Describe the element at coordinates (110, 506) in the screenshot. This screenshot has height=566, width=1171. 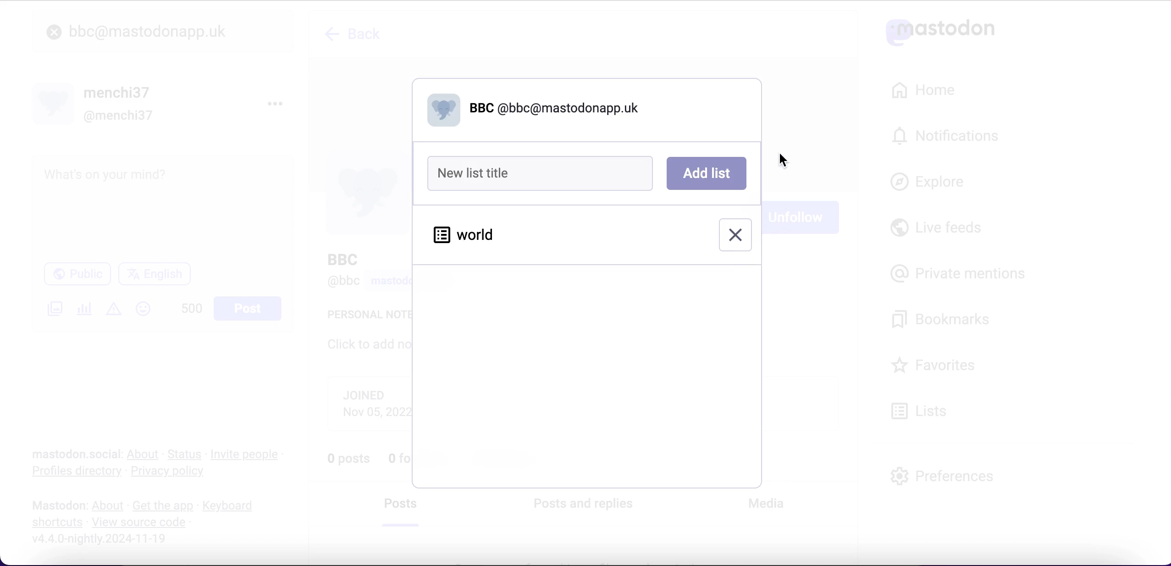
I see `about` at that location.